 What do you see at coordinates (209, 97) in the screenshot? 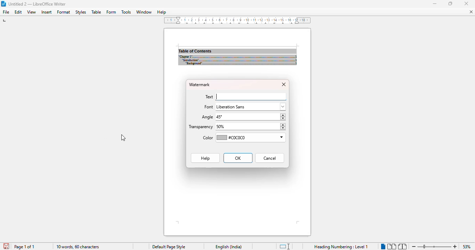
I see `text` at bounding box center [209, 97].